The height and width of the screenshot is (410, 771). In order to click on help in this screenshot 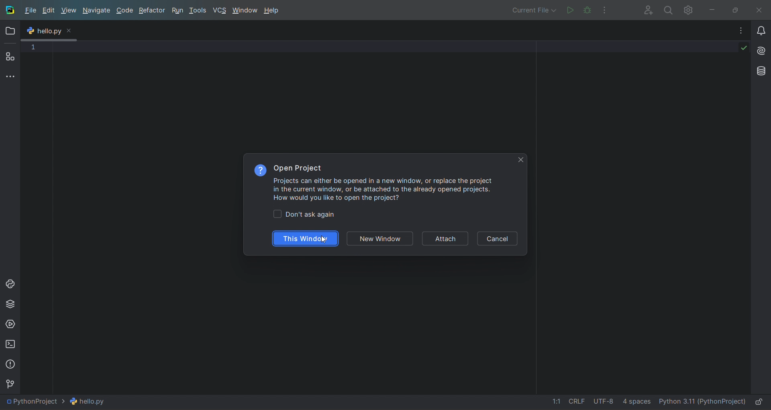, I will do `click(275, 10)`.